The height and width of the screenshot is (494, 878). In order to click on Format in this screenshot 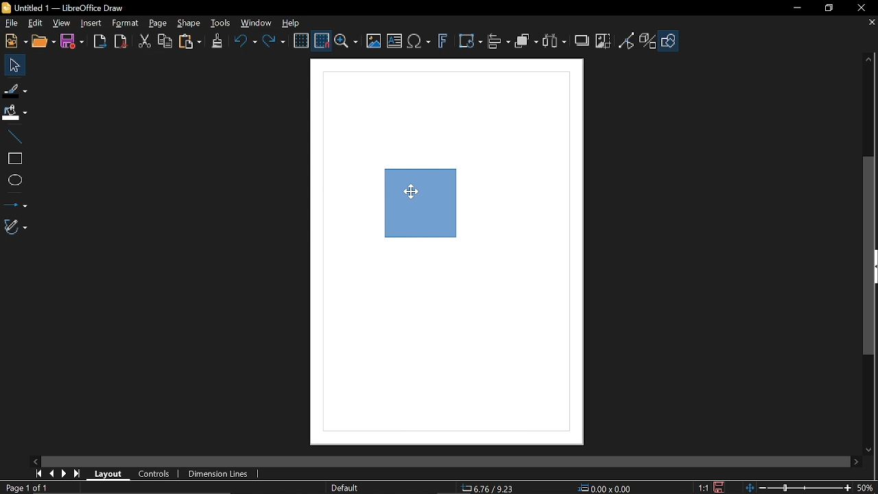, I will do `click(125, 23)`.